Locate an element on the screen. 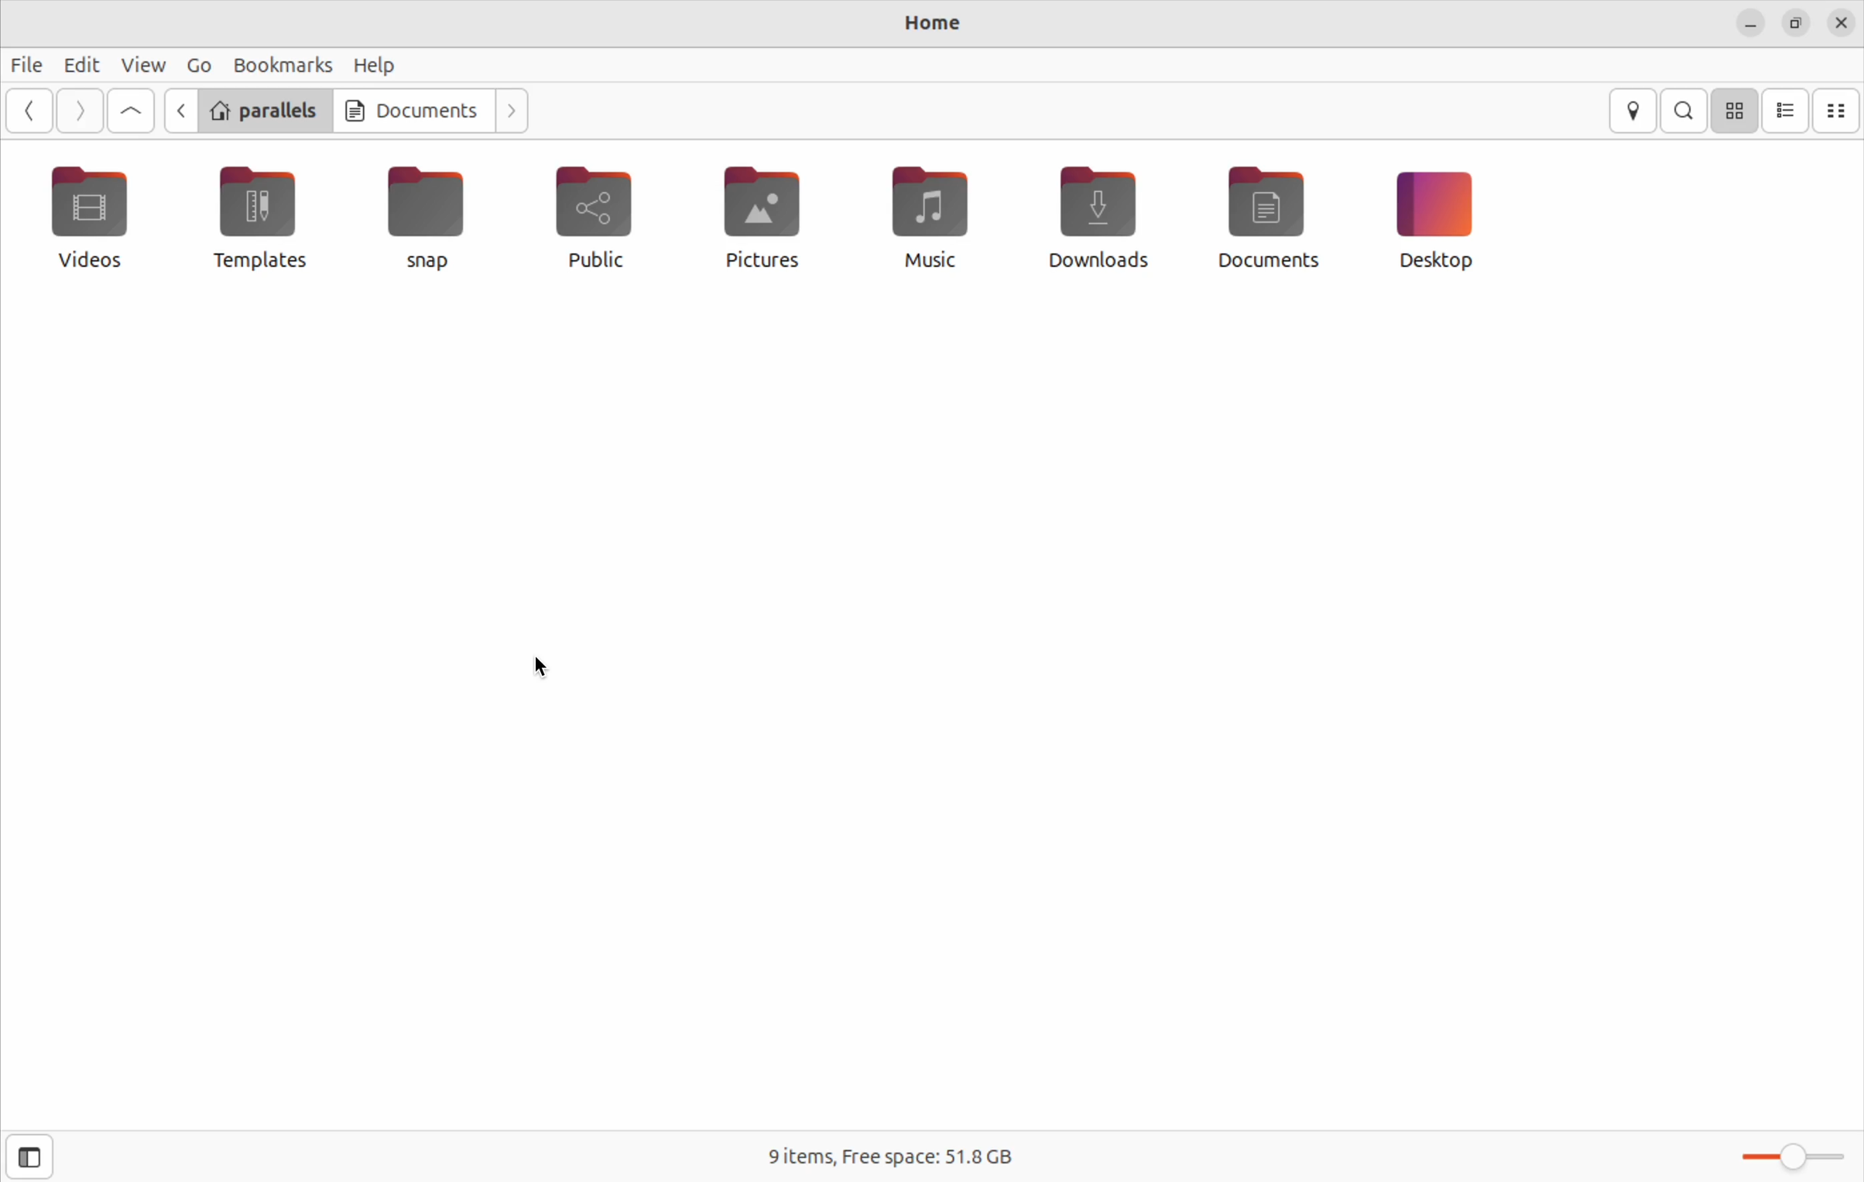  go back is located at coordinates (180, 111).